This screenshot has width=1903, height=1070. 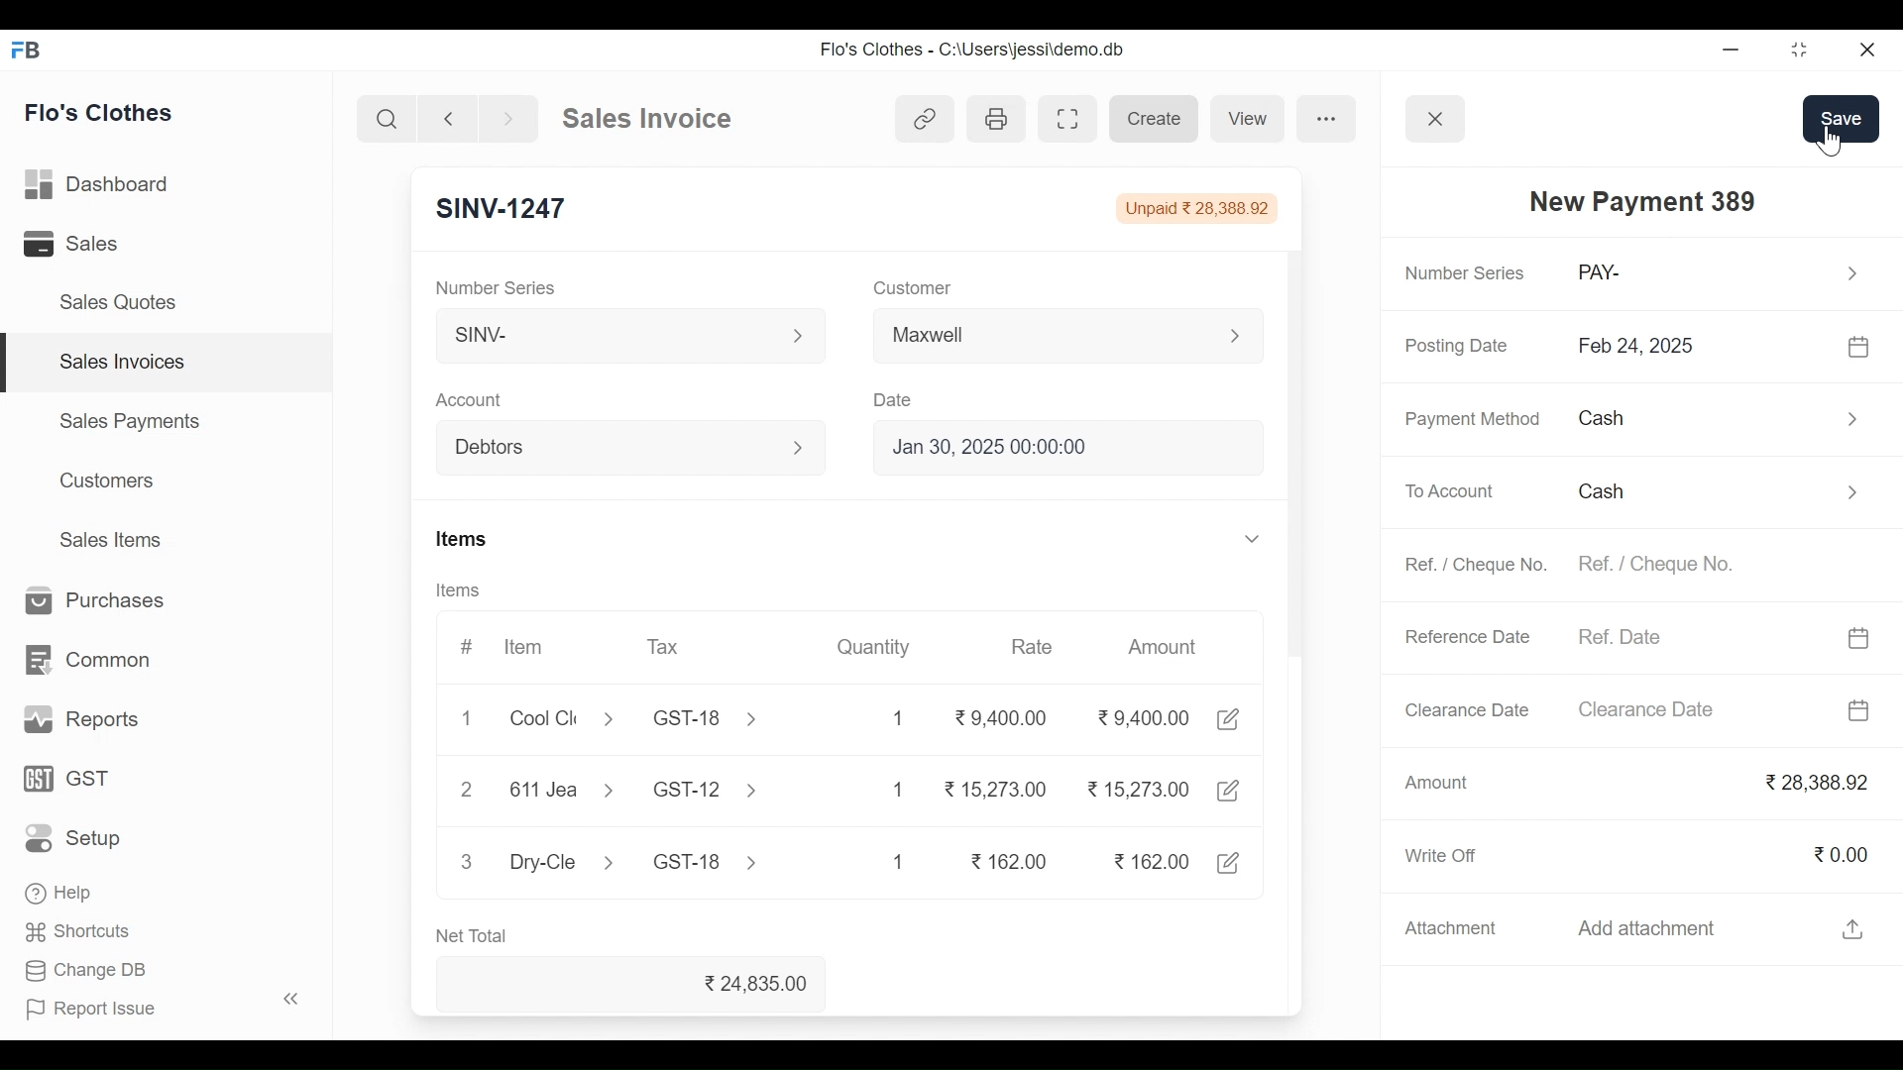 What do you see at coordinates (1471, 714) in the screenshot?
I see `Clearance Date` at bounding box center [1471, 714].